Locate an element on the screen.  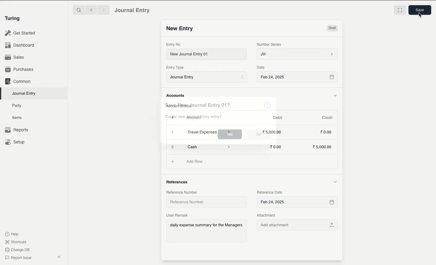
Toggle between form and full width is located at coordinates (400, 10).